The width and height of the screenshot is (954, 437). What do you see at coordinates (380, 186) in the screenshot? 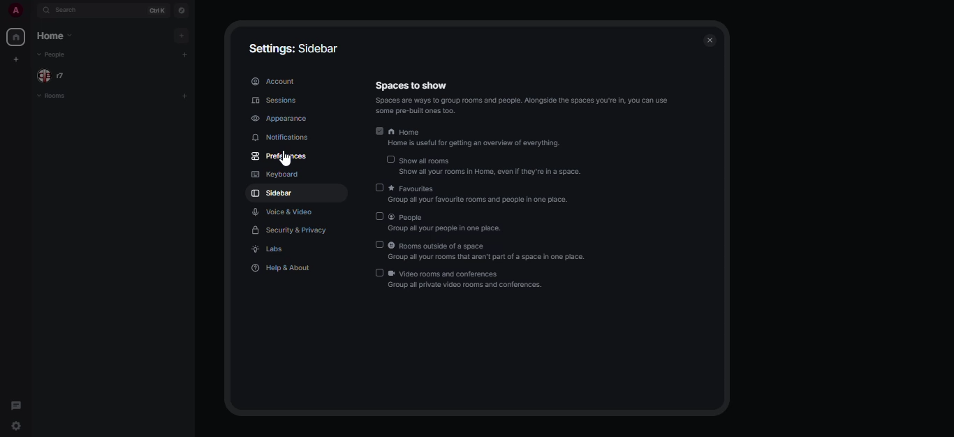
I see `disabled` at bounding box center [380, 186].